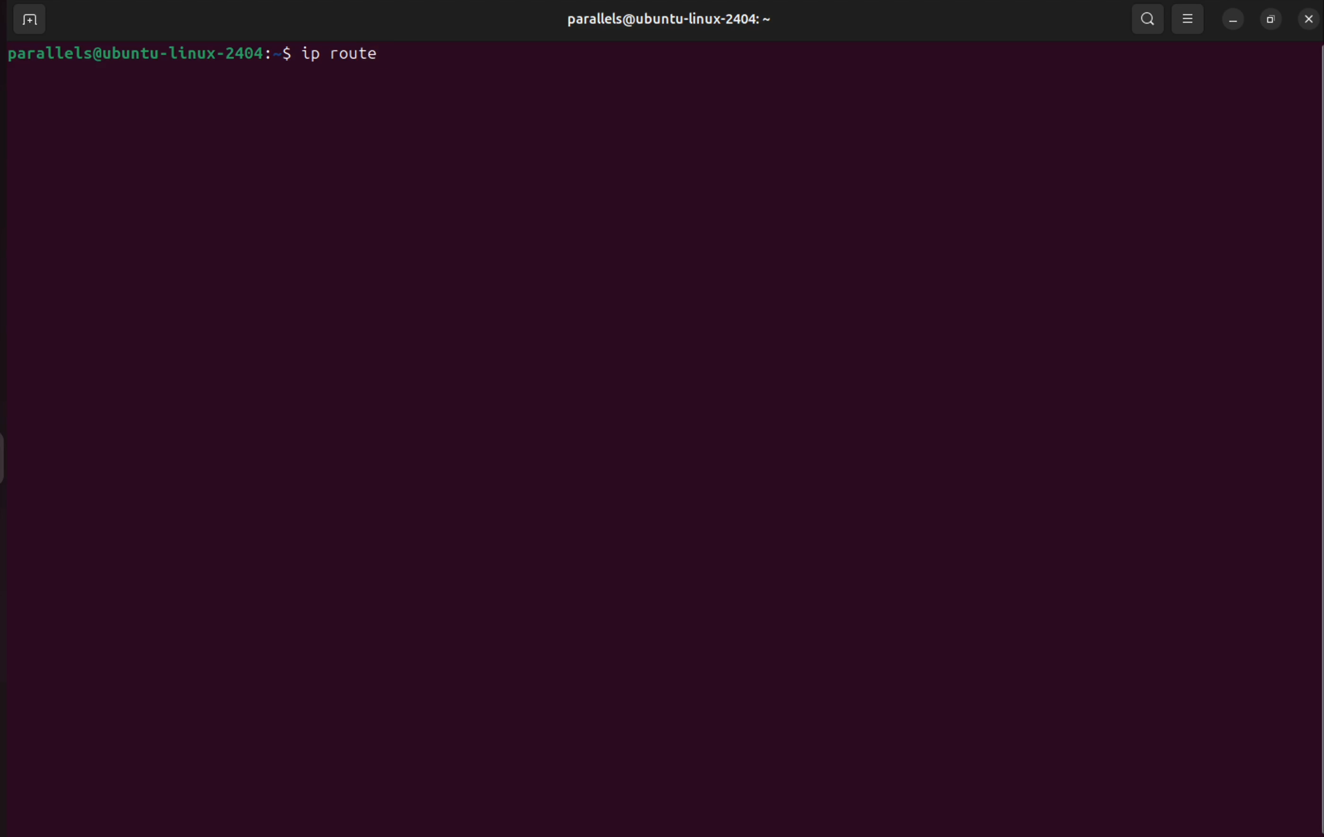 The width and height of the screenshot is (1324, 837). I want to click on ADD TERMINAL, so click(24, 21).